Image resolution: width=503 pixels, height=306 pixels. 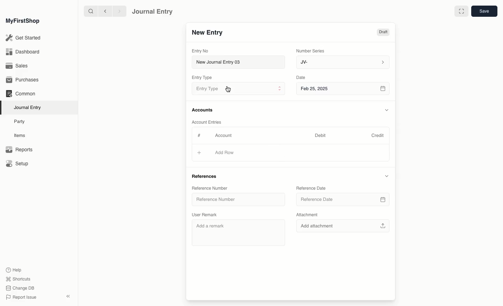 I want to click on Journal Entry, so click(x=153, y=11).